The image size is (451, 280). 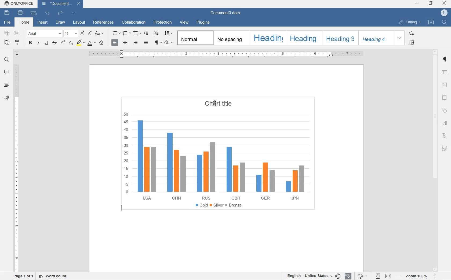 What do you see at coordinates (55, 43) in the screenshot?
I see `STRIKETHROUGH` at bounding box center [55, 43].